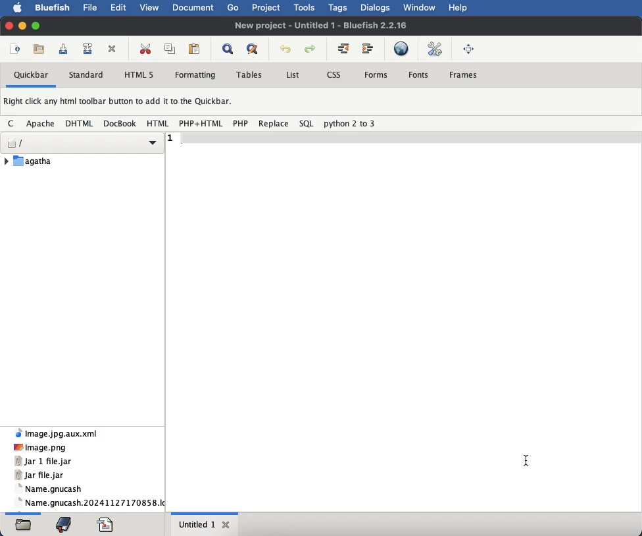 Image resolution: width=642 pixels, height=536 pixels. What do you see at coordinates (196, 76) in the screenshot?
I see `formatting` at bounding box center [196, 76].